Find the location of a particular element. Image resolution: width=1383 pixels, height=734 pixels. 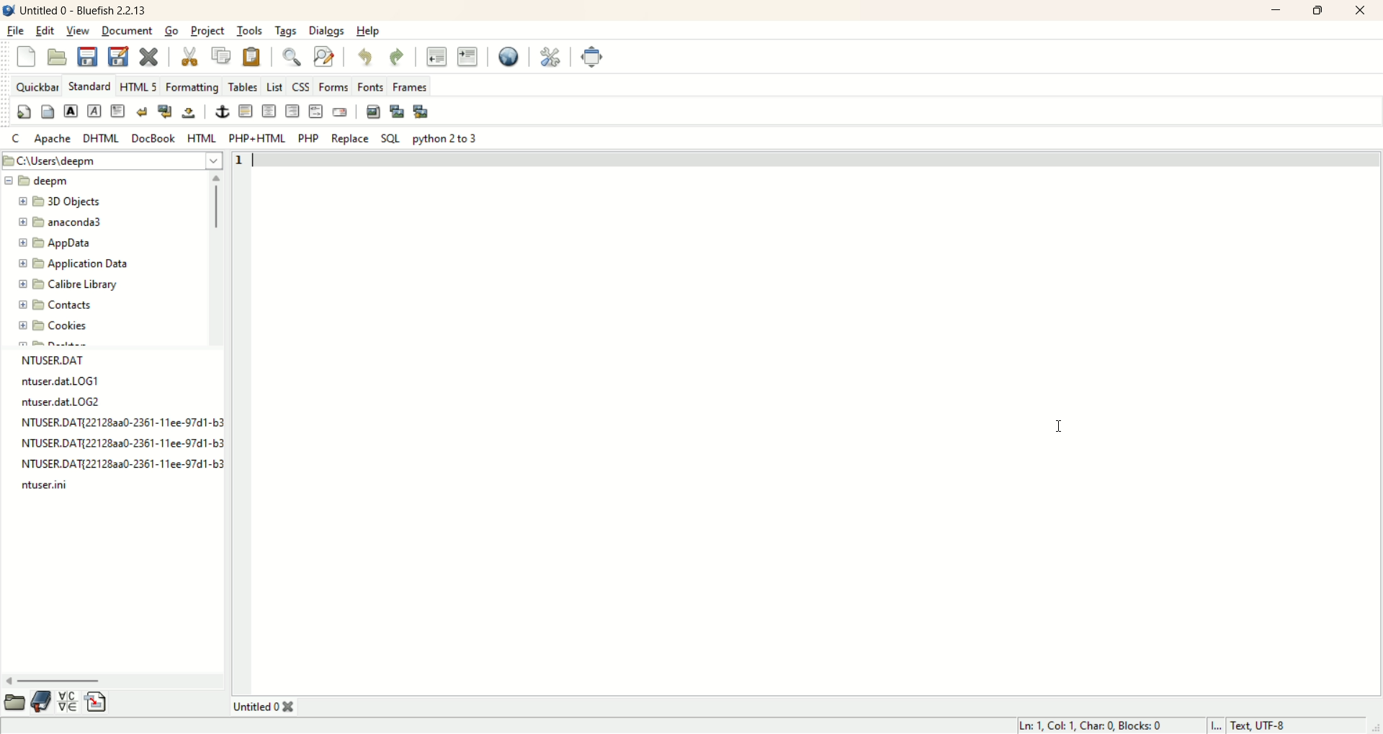

logo is located at coordinates (9, 10).